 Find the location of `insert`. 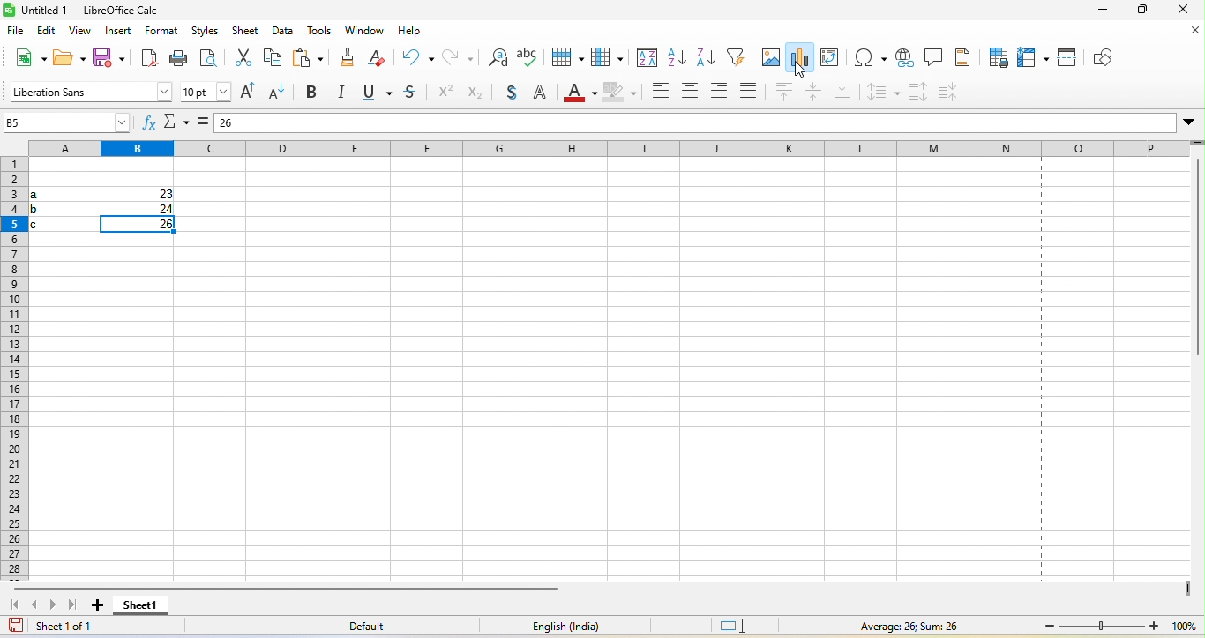

insert is located at coordinates (118, 32).